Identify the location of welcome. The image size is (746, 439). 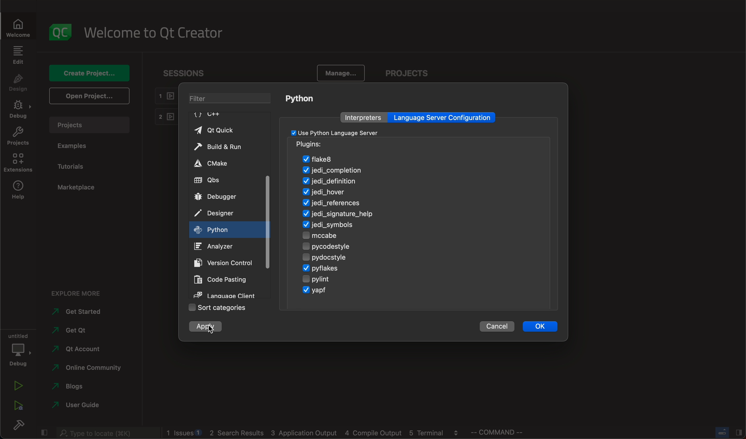
(17, 27).